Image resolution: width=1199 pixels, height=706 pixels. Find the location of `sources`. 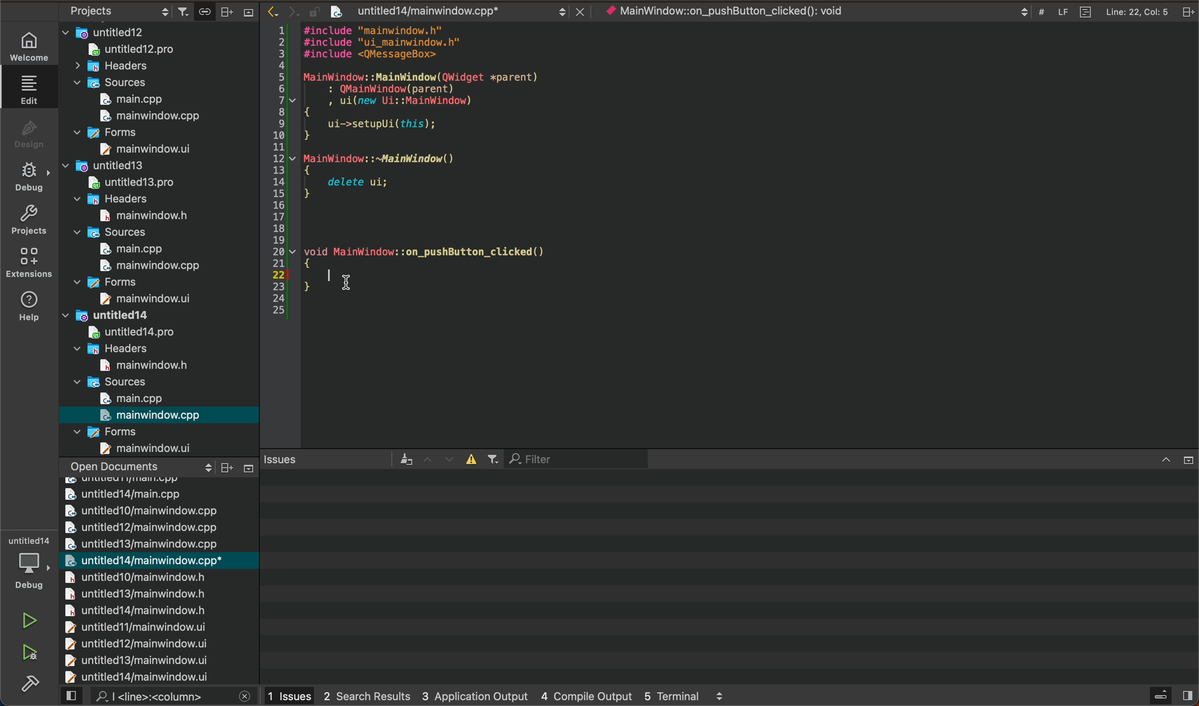

sources is located at coordinates (117, 232).